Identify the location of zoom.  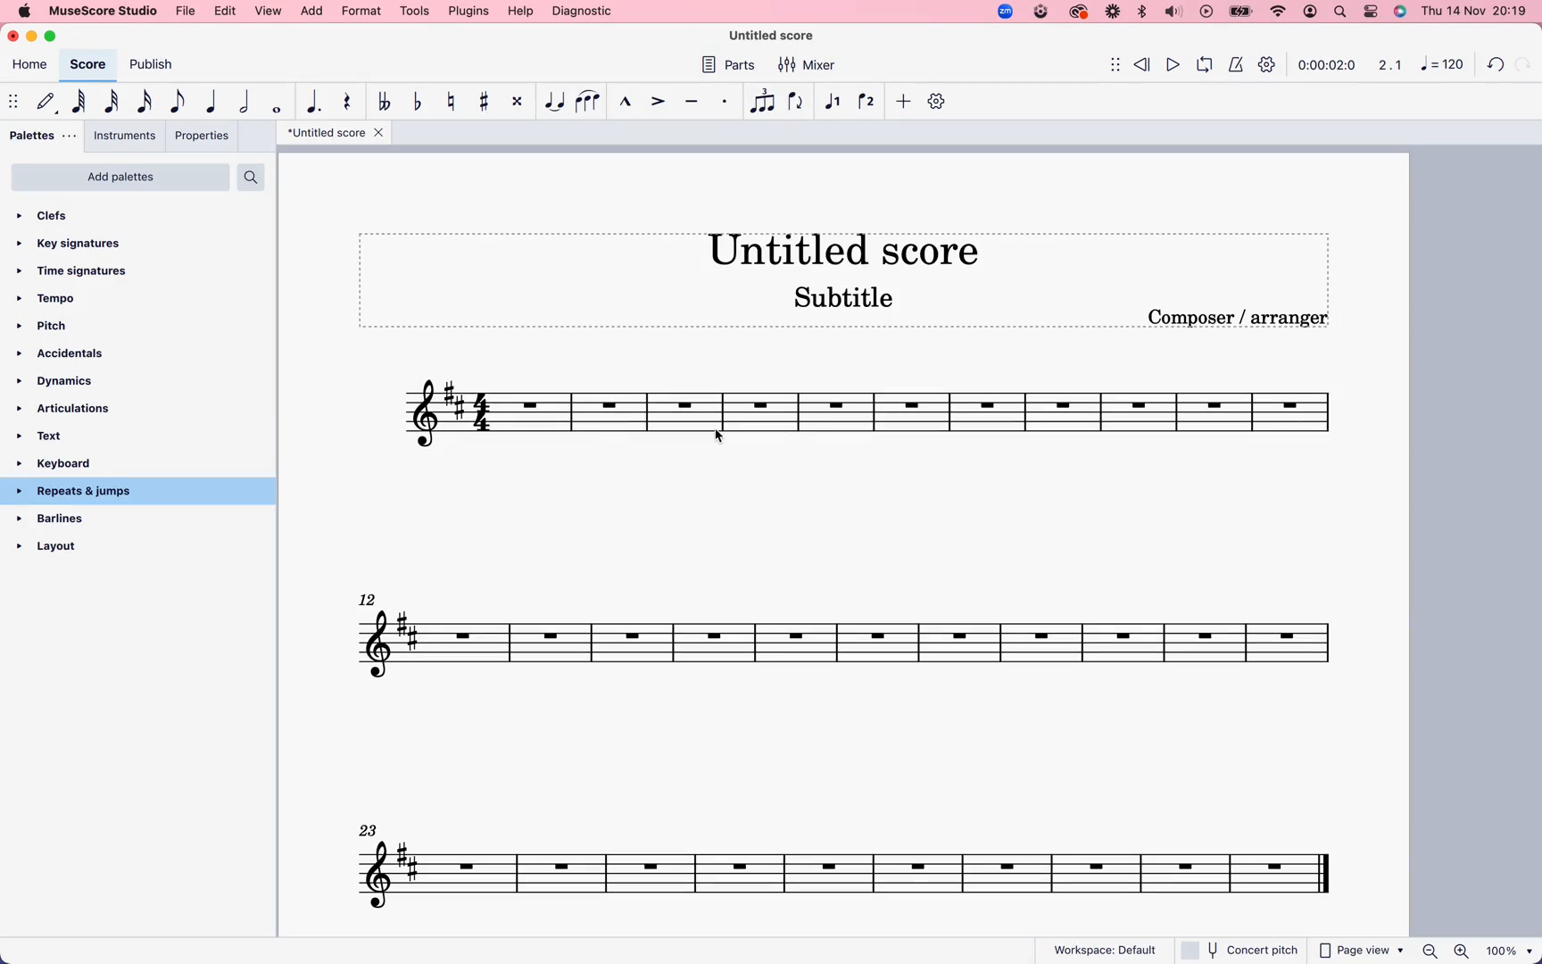
(1478, 952).